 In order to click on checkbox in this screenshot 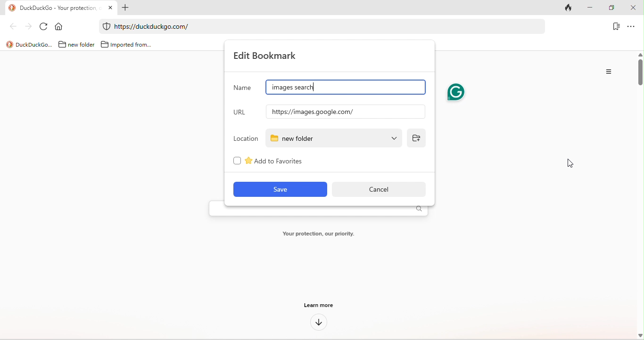, I will do `click(235, 161)`.